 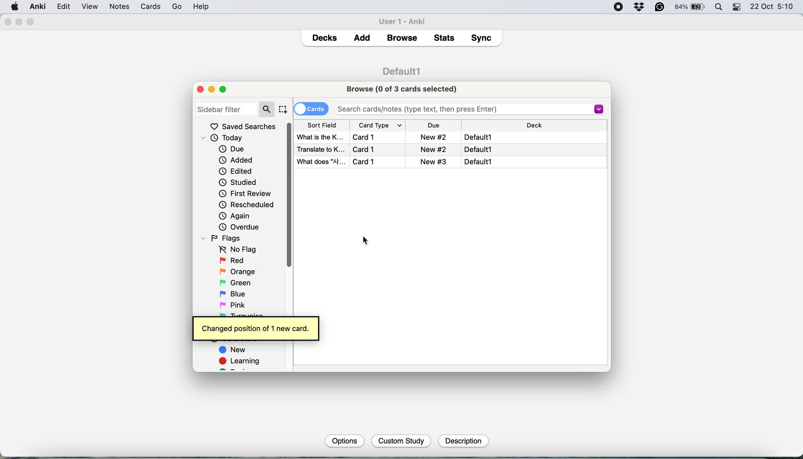 What do you see at coordinates (435, 149) in the screenshot?
I see `New #2` at bounding box center [435, 149].